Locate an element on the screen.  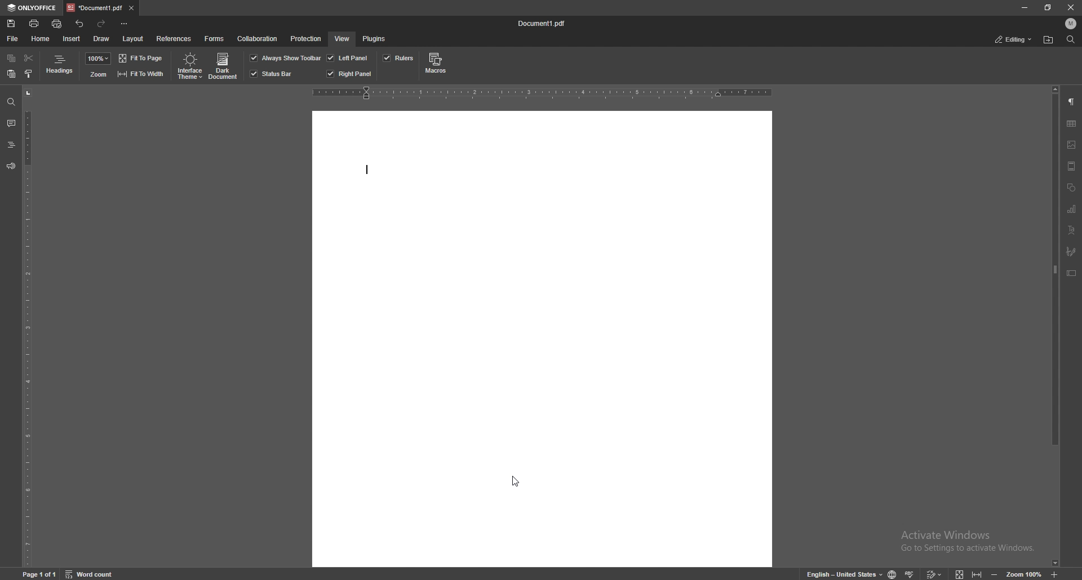
feedback is located at coordinates (11, 166).